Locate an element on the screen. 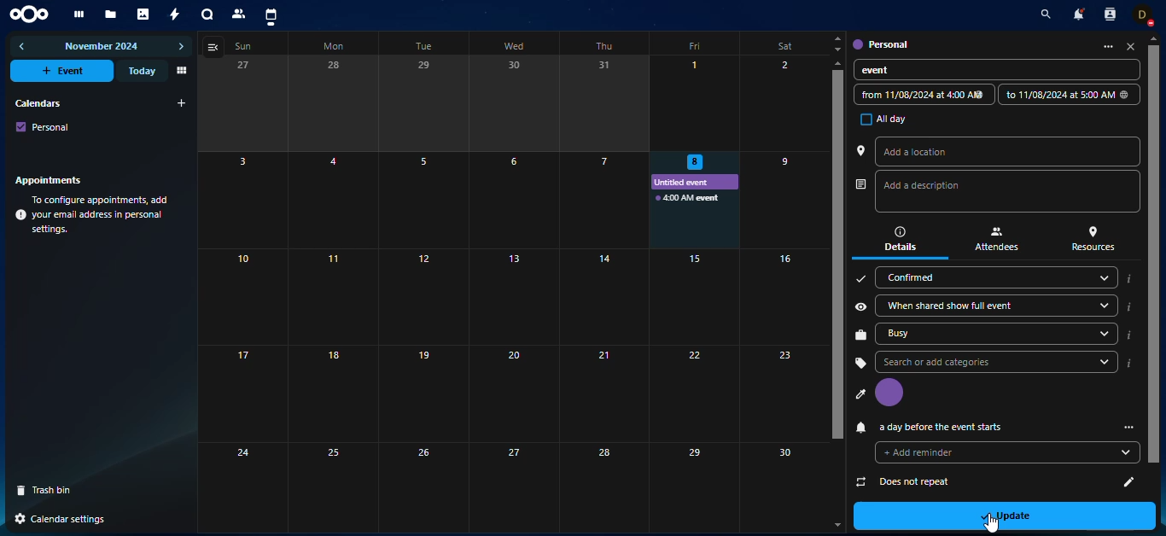  thu is located at coordinates (603, 46).